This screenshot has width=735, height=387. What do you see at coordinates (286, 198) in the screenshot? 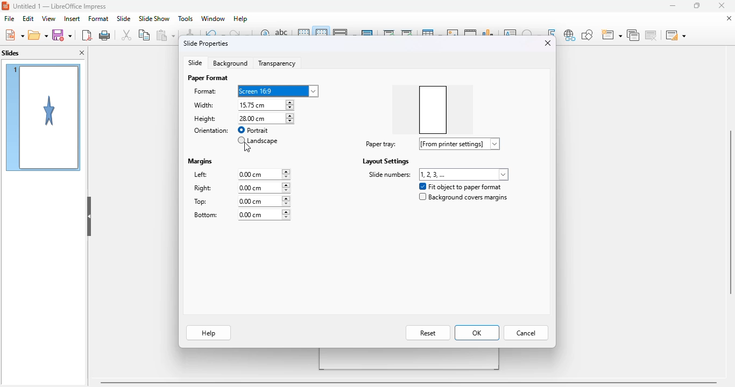
I see `increase top margin` at bounding box center [286, 198].